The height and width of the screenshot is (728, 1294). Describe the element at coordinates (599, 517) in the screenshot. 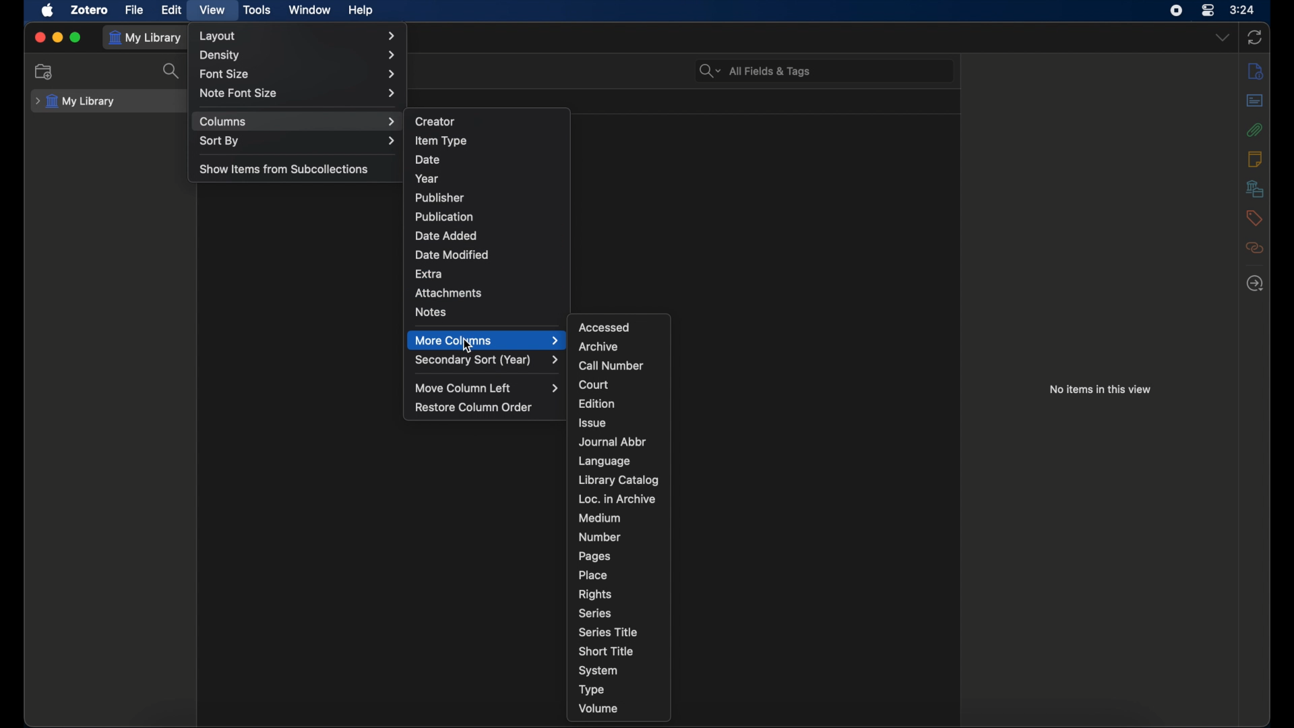

I see `medium` at that location.